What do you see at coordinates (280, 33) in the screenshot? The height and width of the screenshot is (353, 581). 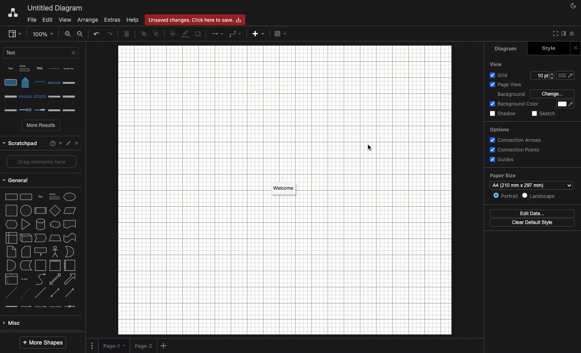 I see `Table` at bounding box center [280, 33].